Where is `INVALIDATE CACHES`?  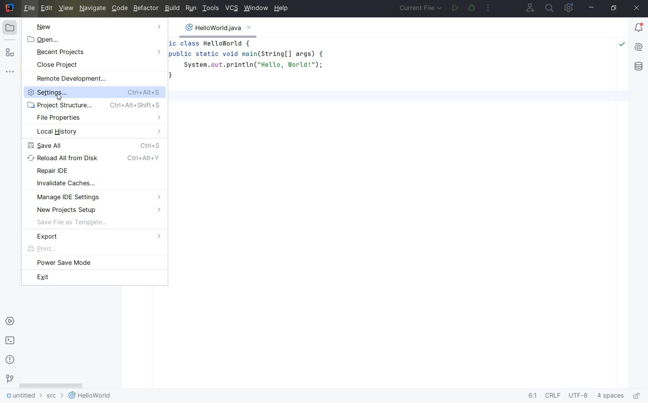 INVALIDATE CACHES is located at coordinates (98, 184).